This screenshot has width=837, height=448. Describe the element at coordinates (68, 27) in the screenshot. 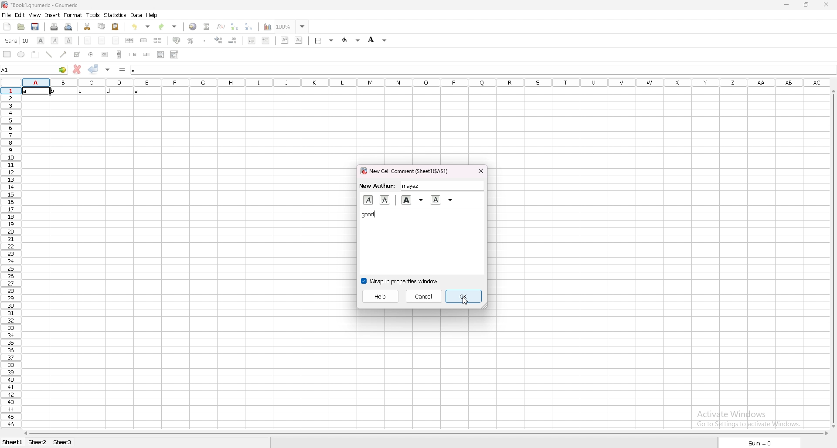

I see `print preview` at that location.